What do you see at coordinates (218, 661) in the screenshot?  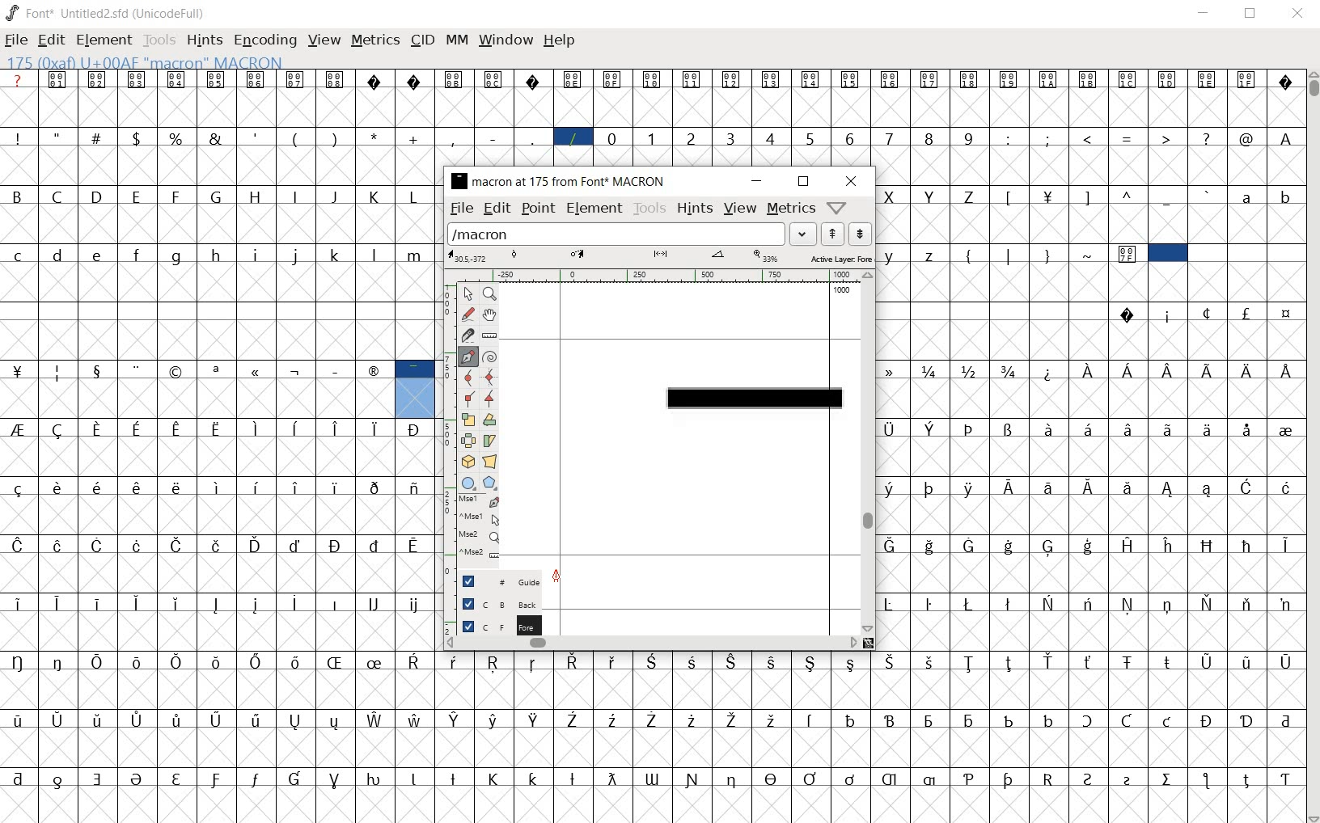 I see `Symbol` at bounding box center [218, 661].